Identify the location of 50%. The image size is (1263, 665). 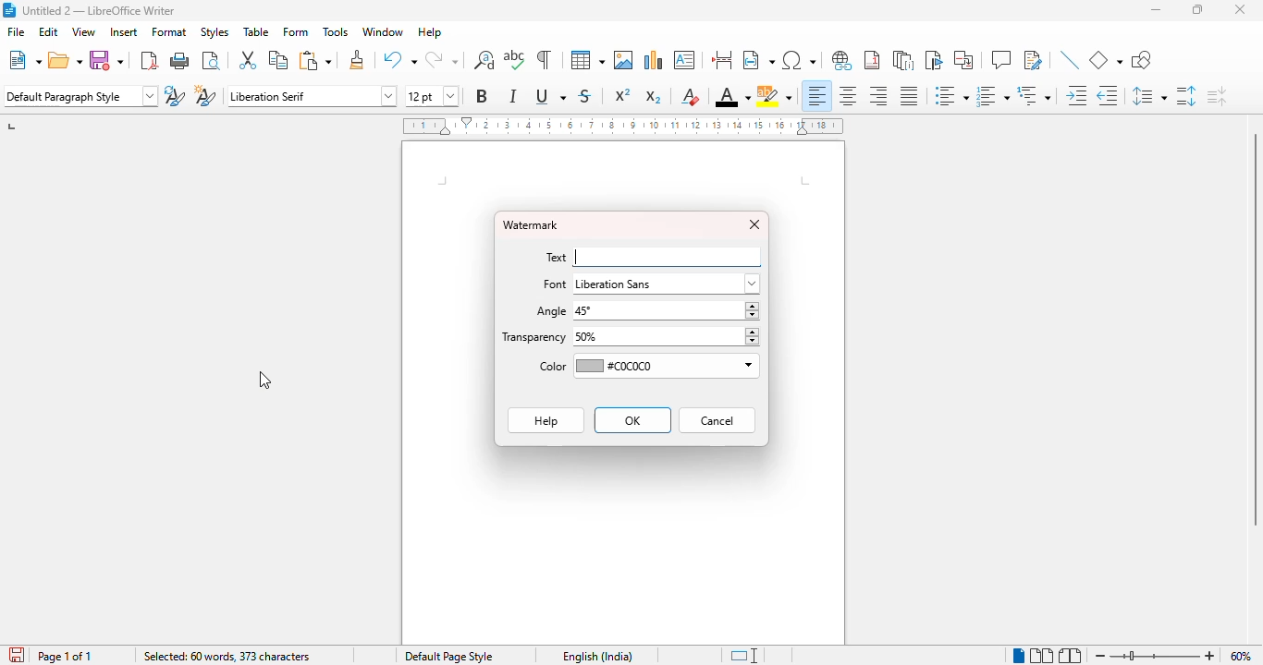
(665, 337).